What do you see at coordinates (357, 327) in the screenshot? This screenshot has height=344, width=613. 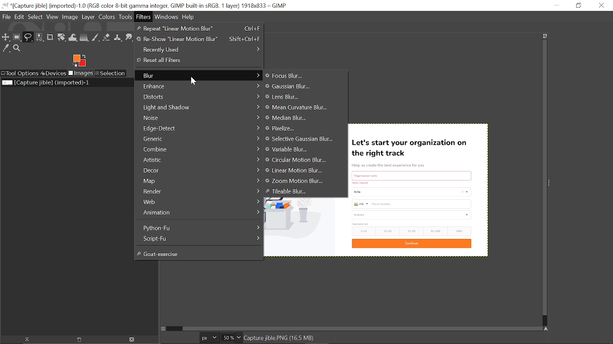 I see `Horizontal scrollbar` at bounding box center [357, 327].